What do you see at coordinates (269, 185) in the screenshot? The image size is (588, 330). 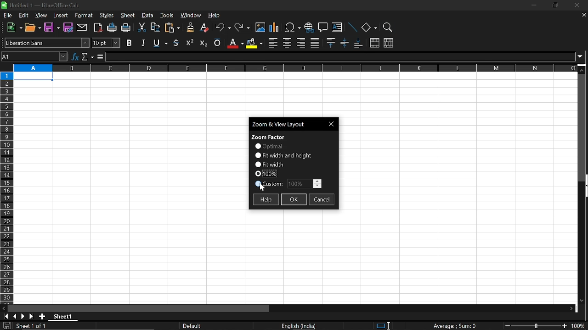 I see `custom` at bounding box center [269, 185].